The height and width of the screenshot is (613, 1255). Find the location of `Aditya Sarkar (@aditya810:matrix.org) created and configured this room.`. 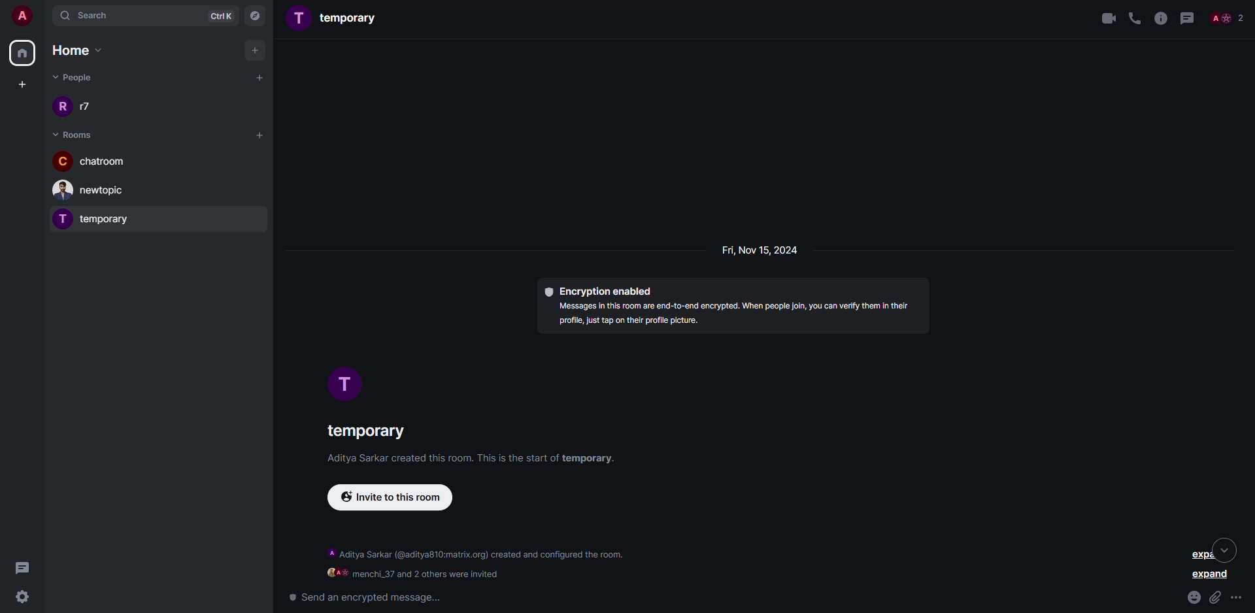

Aditya Sarkar (@aditya810:matrix.org) created and configured this room. is located at coordinates (478, 554).